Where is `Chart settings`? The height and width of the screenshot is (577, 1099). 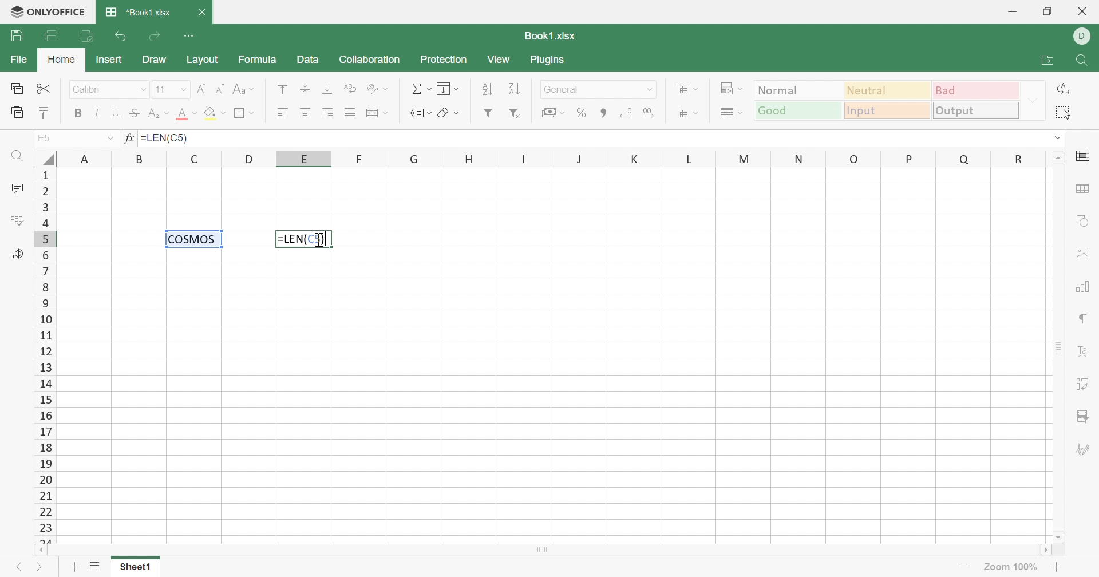
Chart settings is located at coordinates (1081, 288).